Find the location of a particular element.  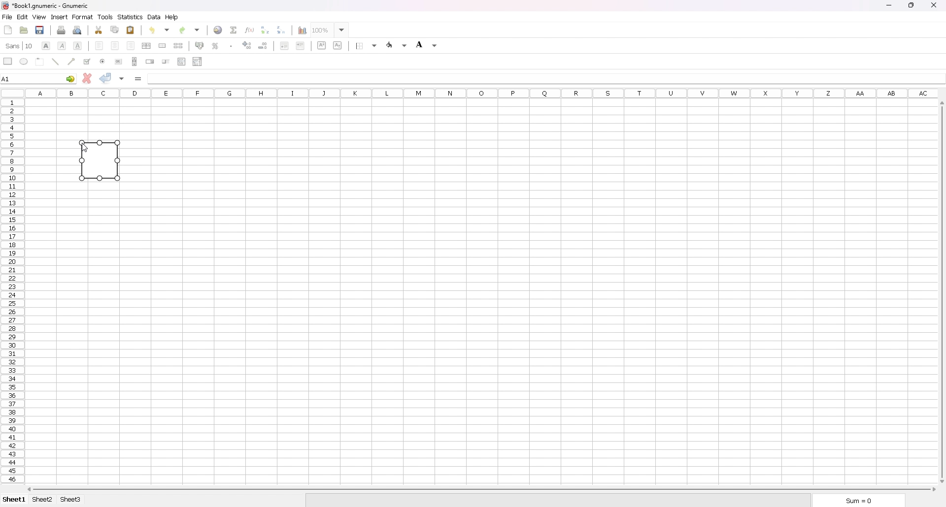

chart is located at coordinates (302, 31).